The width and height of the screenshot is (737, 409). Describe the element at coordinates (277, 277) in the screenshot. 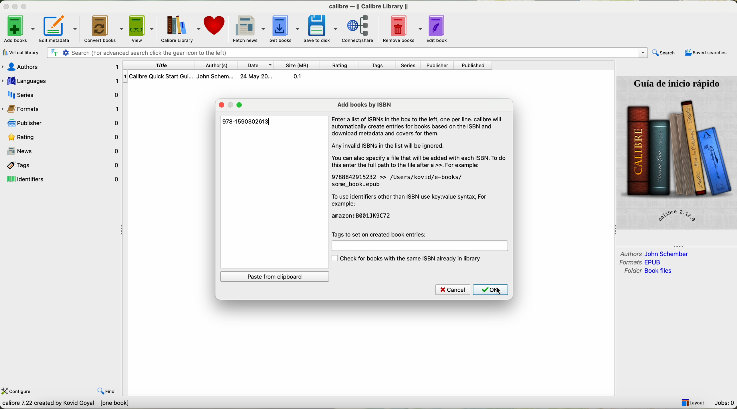

I see `paste from clipboard` at that location.